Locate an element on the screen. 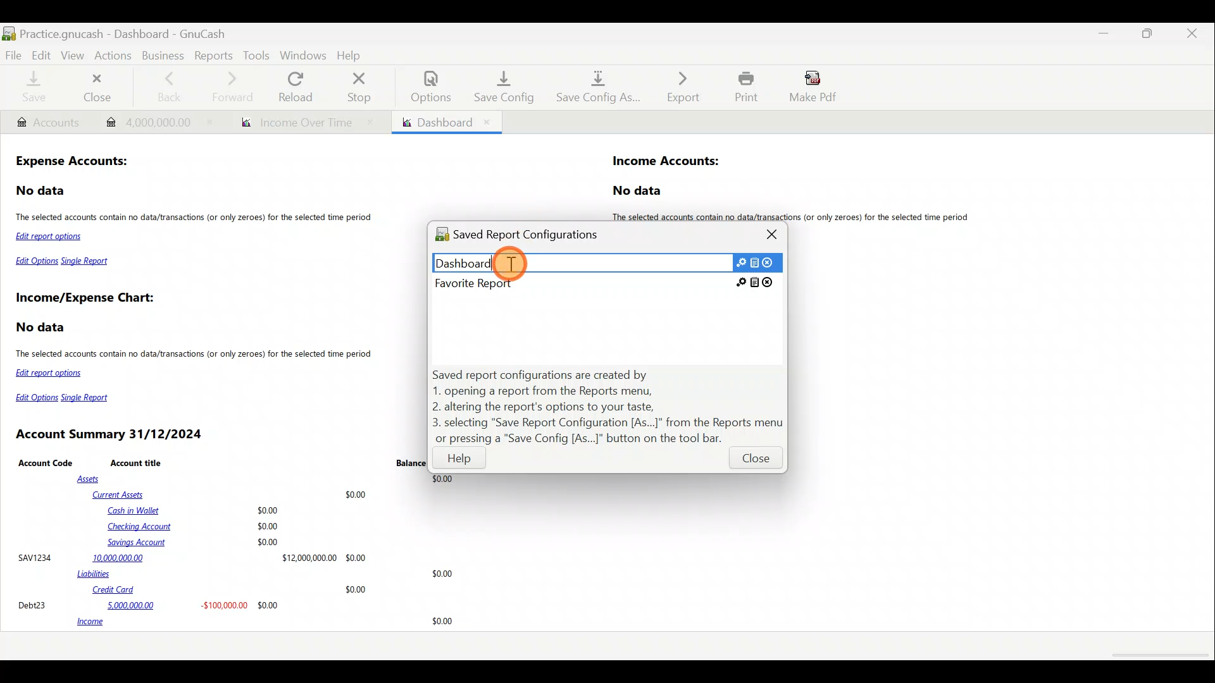 The width and height of the screenshot is (1215, 683). Saved report 1 is located at coordinates (607, 262).